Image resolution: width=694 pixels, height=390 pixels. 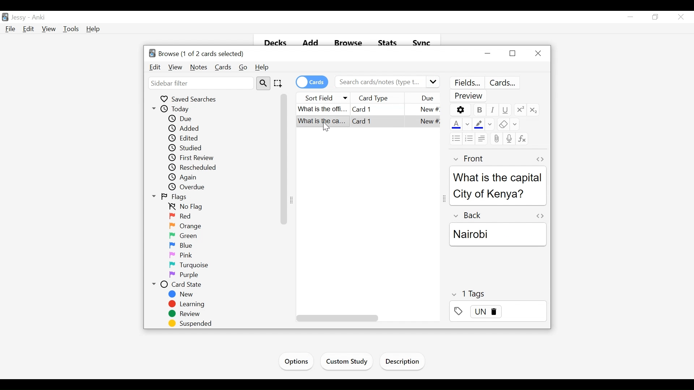 What do you see at coordinates (180, 255) in the screenshot?
I see `Pink` at bounding box center [180, 255].